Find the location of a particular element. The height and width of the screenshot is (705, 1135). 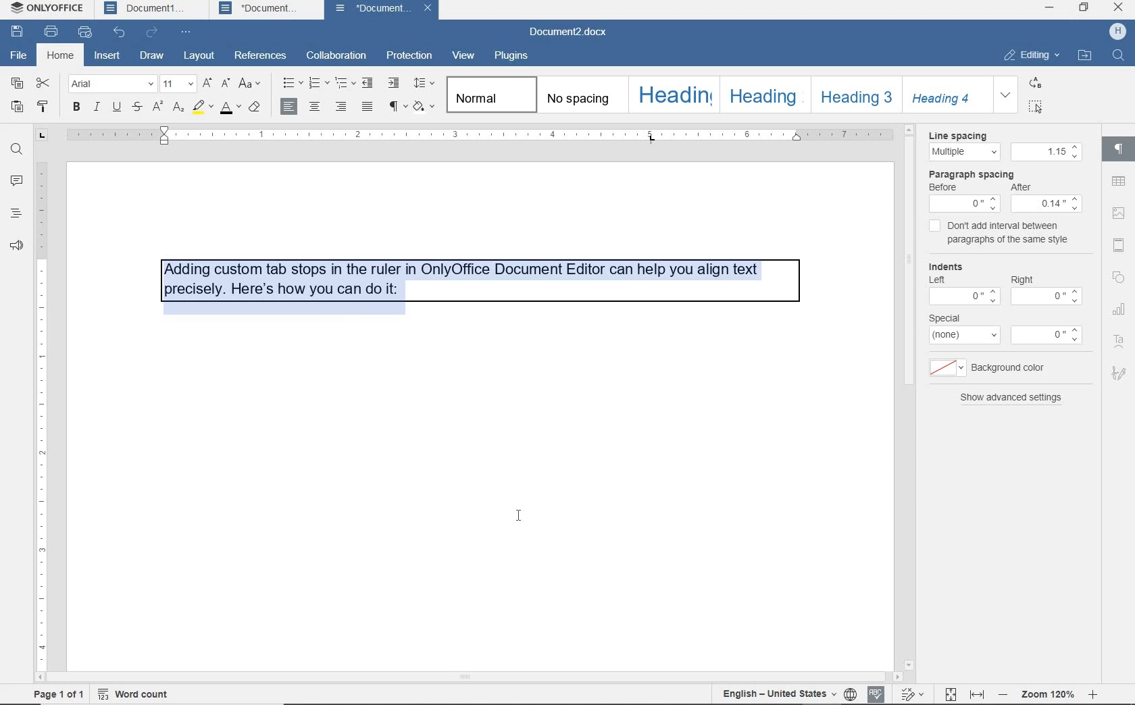

protection is located at coordinates (408, 56).